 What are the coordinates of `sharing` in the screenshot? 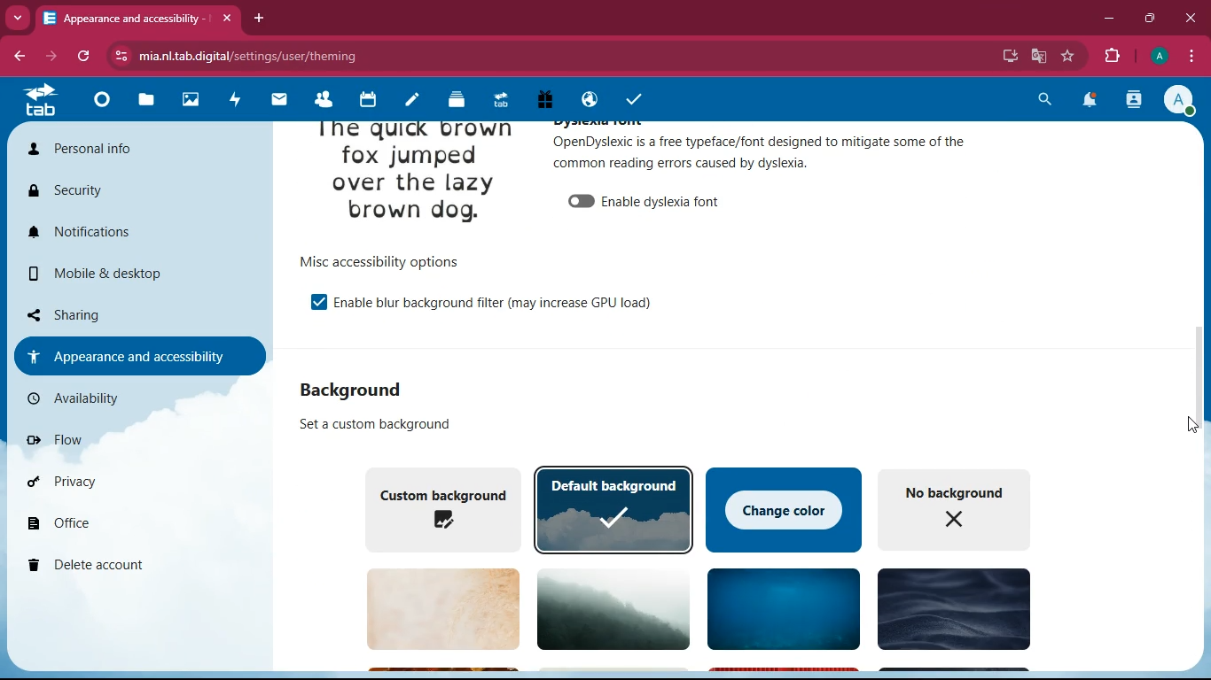 It's located at (132, 313).